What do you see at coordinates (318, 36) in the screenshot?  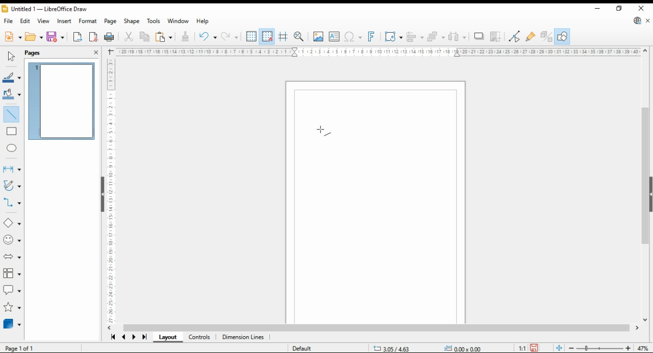 I see `insert image` at bounding box center [318, 36].